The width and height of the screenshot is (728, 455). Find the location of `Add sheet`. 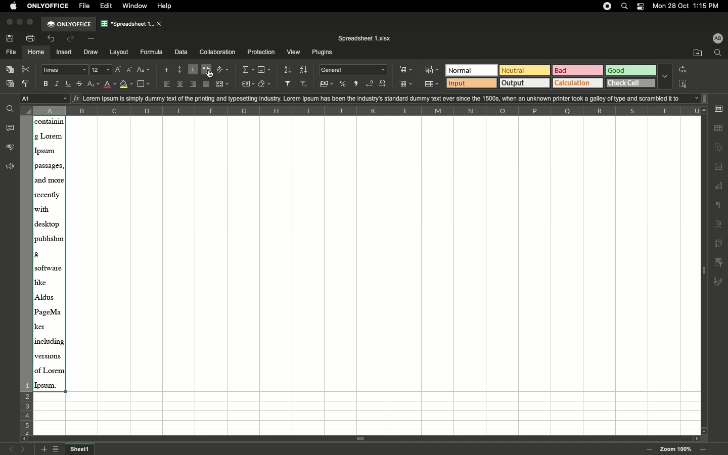

Add sheet is located at coordinates (44, 449).